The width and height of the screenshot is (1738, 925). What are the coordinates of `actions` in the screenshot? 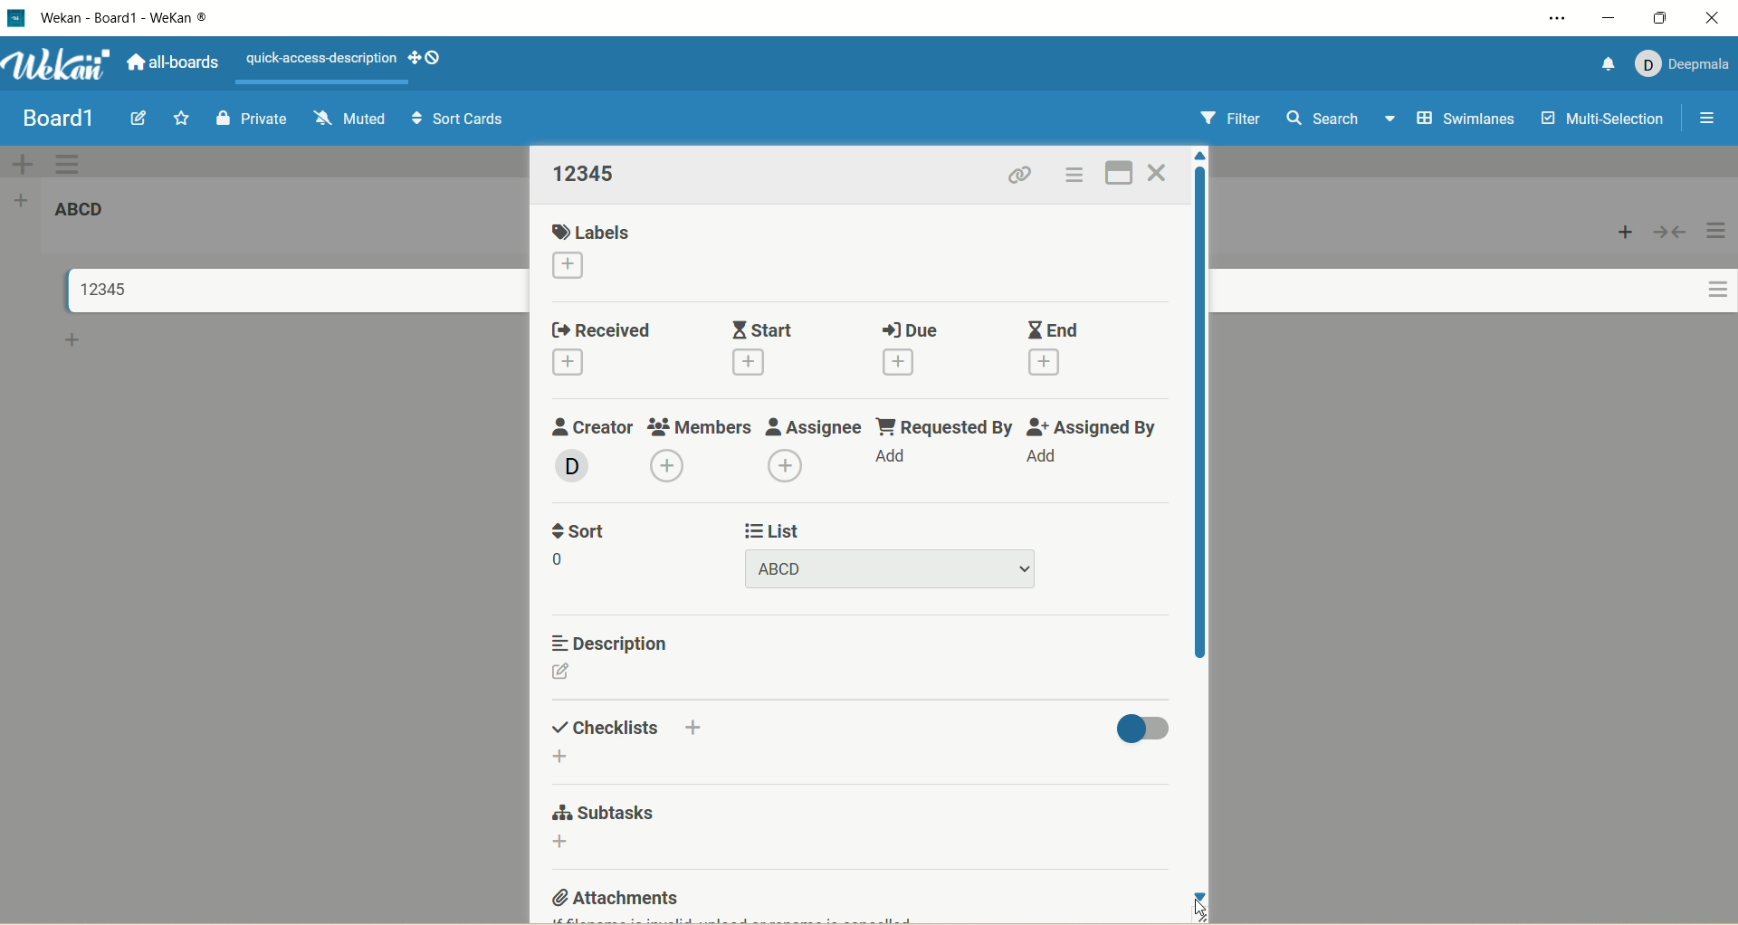 It's located at (1071, 178).